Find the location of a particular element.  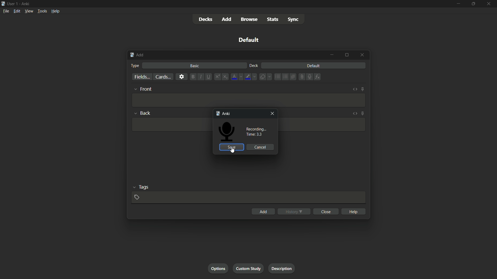

superscript is located at coordinates (217, 77).